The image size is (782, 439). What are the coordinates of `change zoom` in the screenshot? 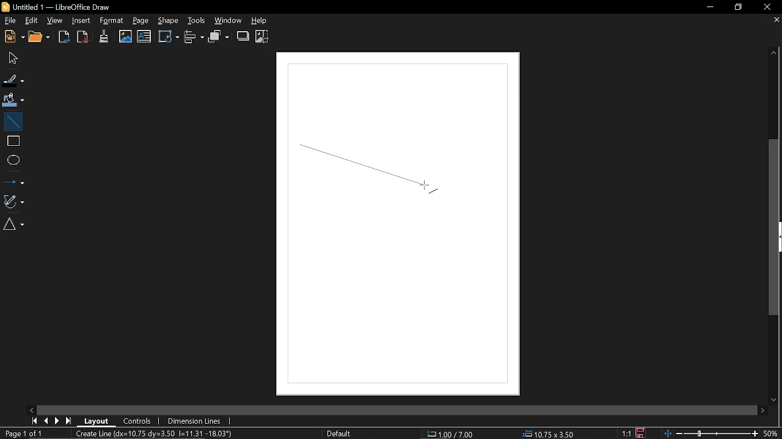 It's located at (711, 434).